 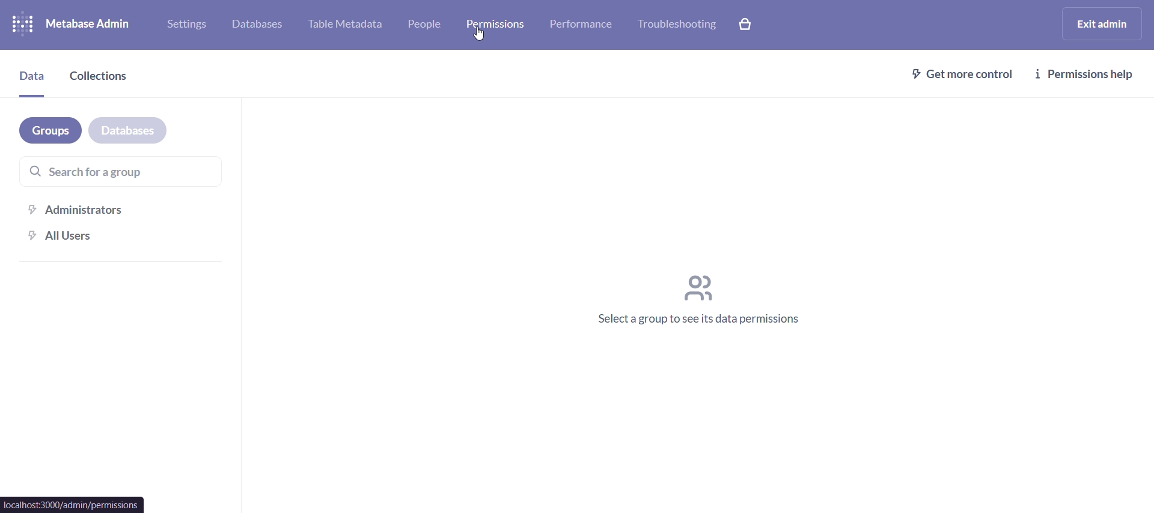 What do you see at coordinates (1087, 74) in the screenshot?
I see `permissions help` at bounding box center [1087, 74].